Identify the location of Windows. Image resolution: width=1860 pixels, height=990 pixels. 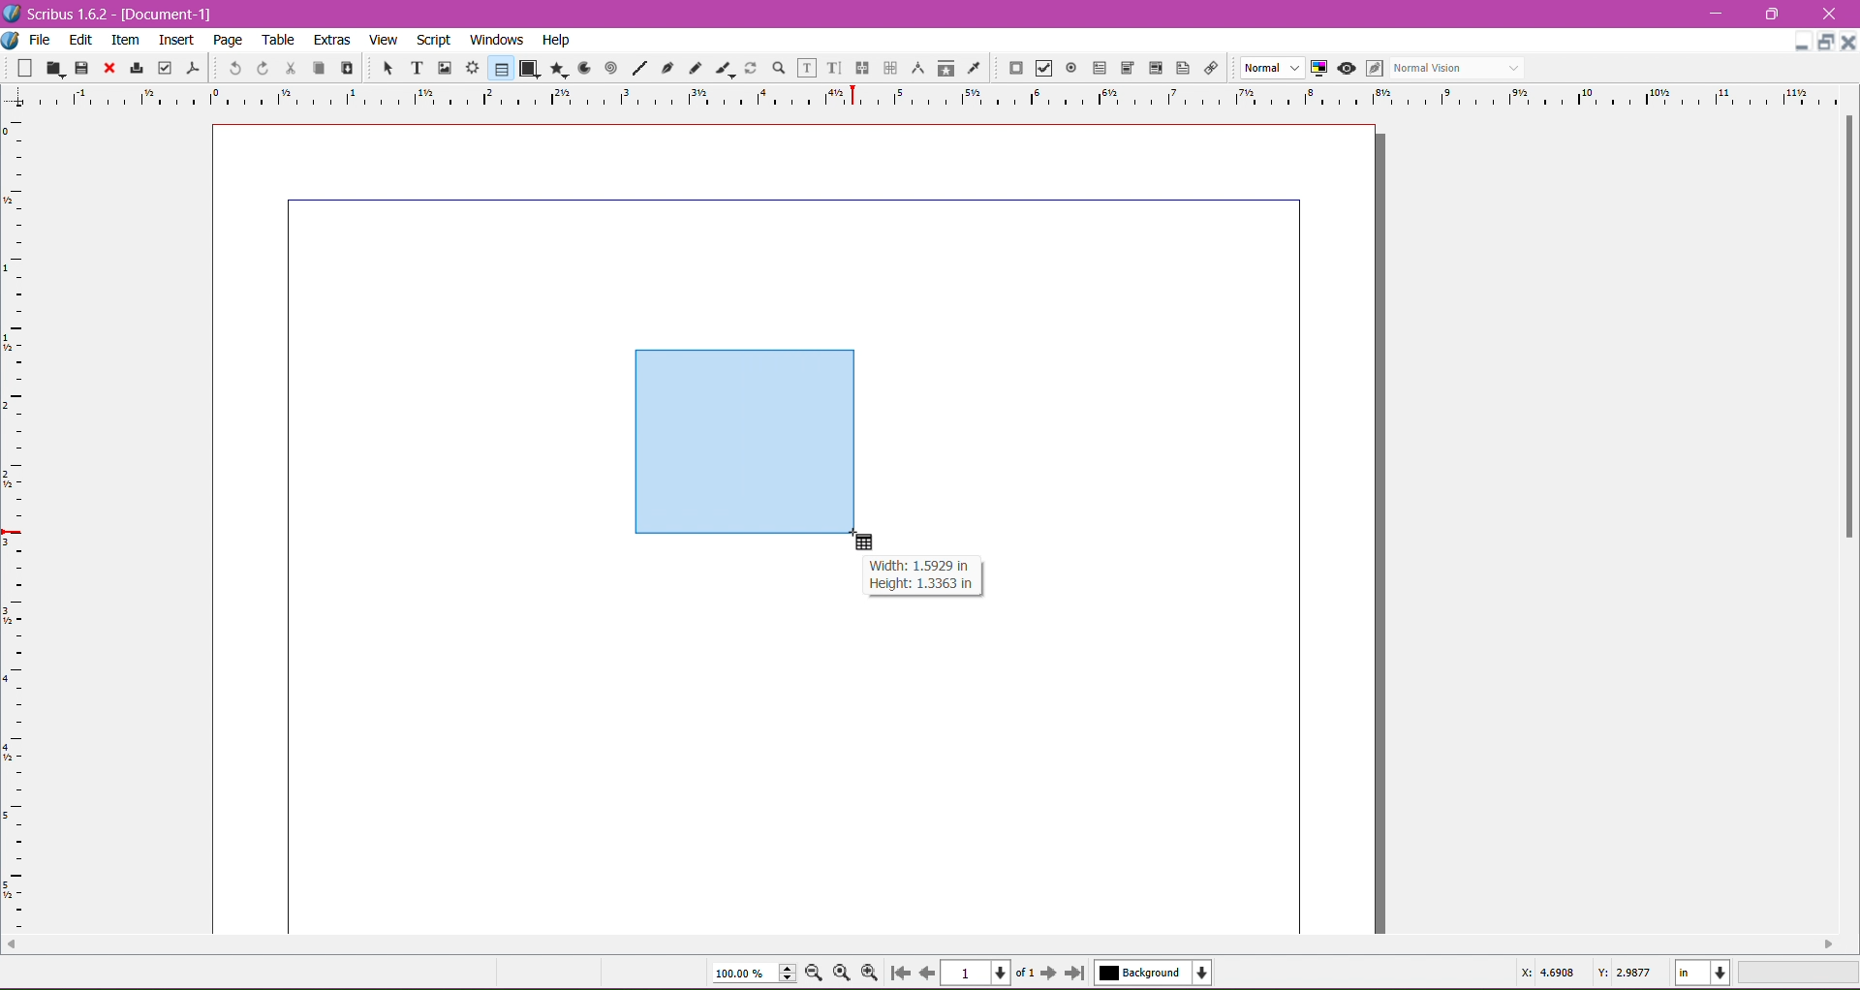
(494, 39).